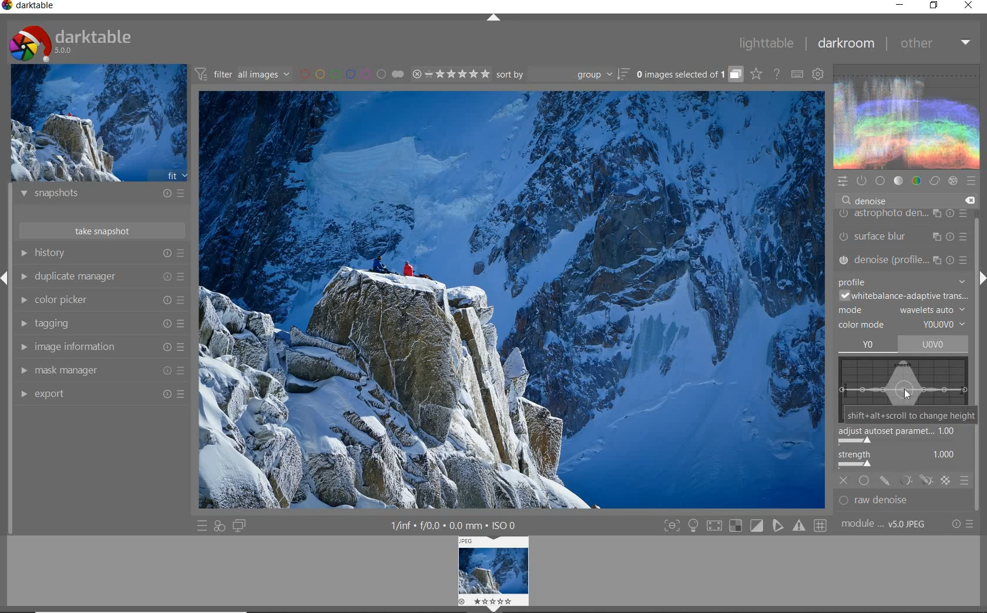 The width and height of the screenshot is (987, 613). What do you see at coordinates (934, 180) in the screenshot?
I see `correct` at bounding box center [934, 180].